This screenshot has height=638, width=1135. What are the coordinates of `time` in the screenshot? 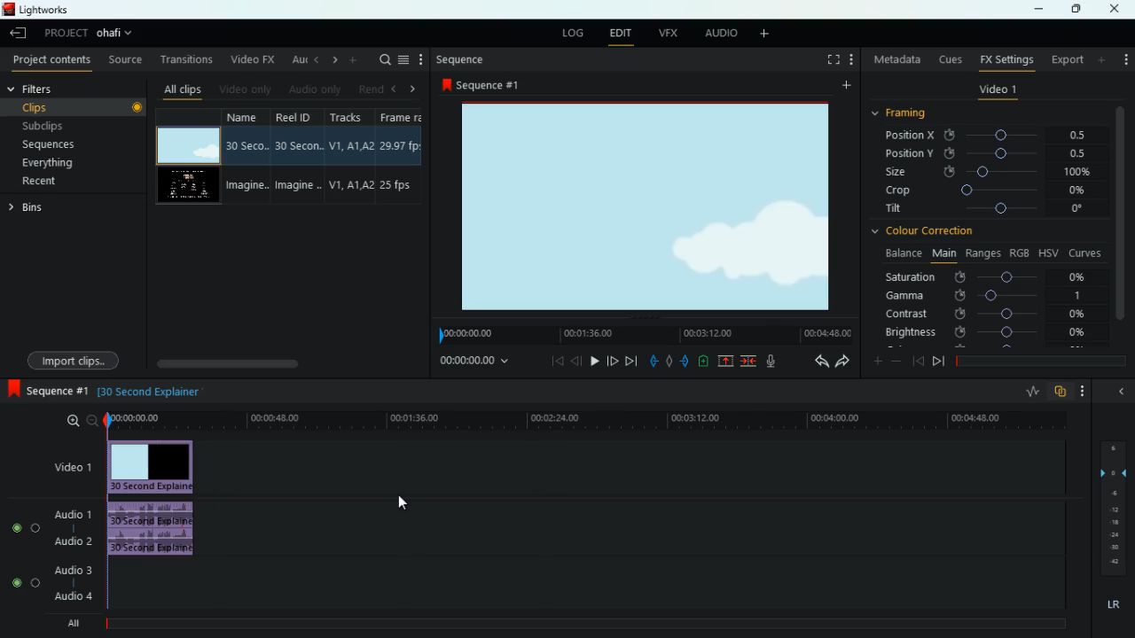 It's located at (477, 362).